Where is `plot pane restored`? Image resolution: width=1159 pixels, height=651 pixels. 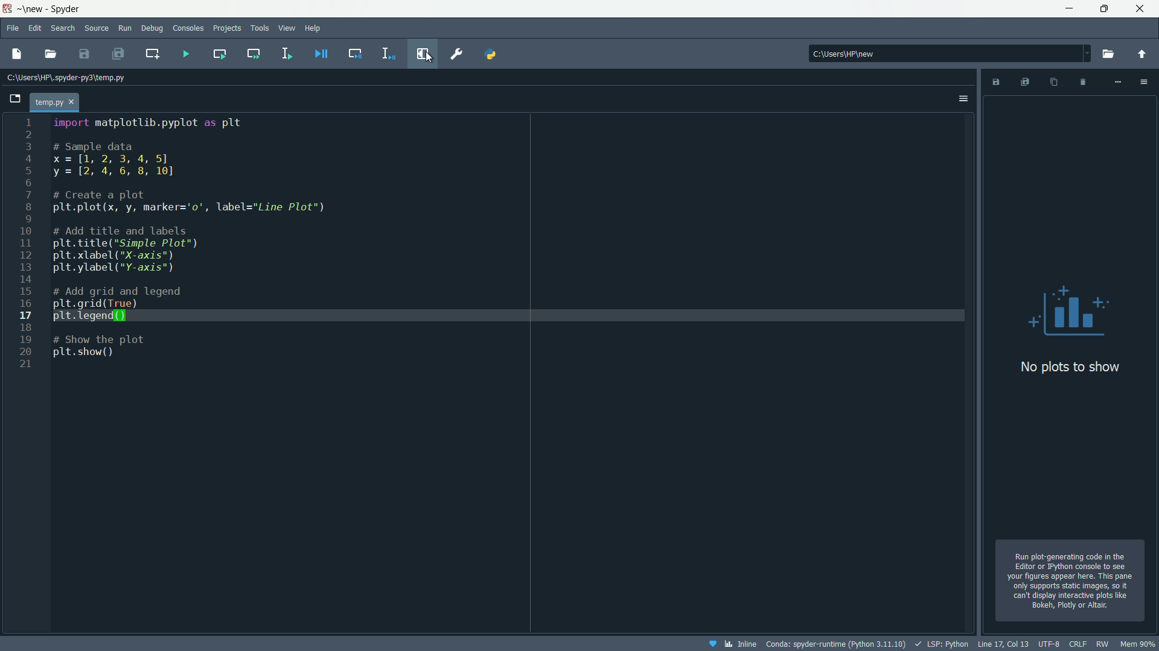
plot pane restored is located at coordinates (1067, 353).